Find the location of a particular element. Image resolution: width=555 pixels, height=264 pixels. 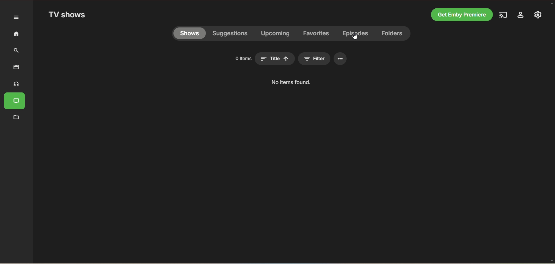

shows is located at coordinates (191, 34).